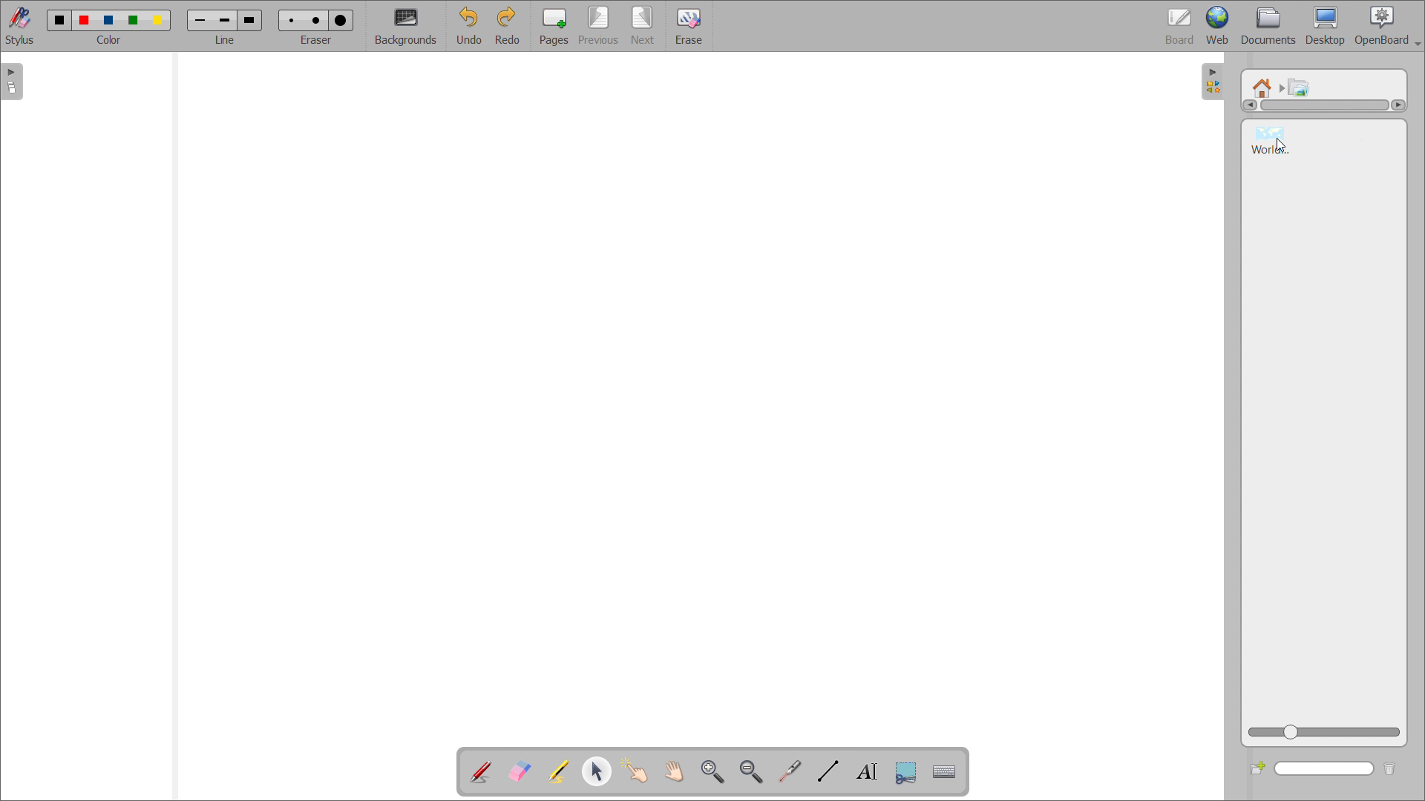  What do you see at coordinates (468, 25) in the screenshot?
I see `undo` at bounding box center [468, 25].